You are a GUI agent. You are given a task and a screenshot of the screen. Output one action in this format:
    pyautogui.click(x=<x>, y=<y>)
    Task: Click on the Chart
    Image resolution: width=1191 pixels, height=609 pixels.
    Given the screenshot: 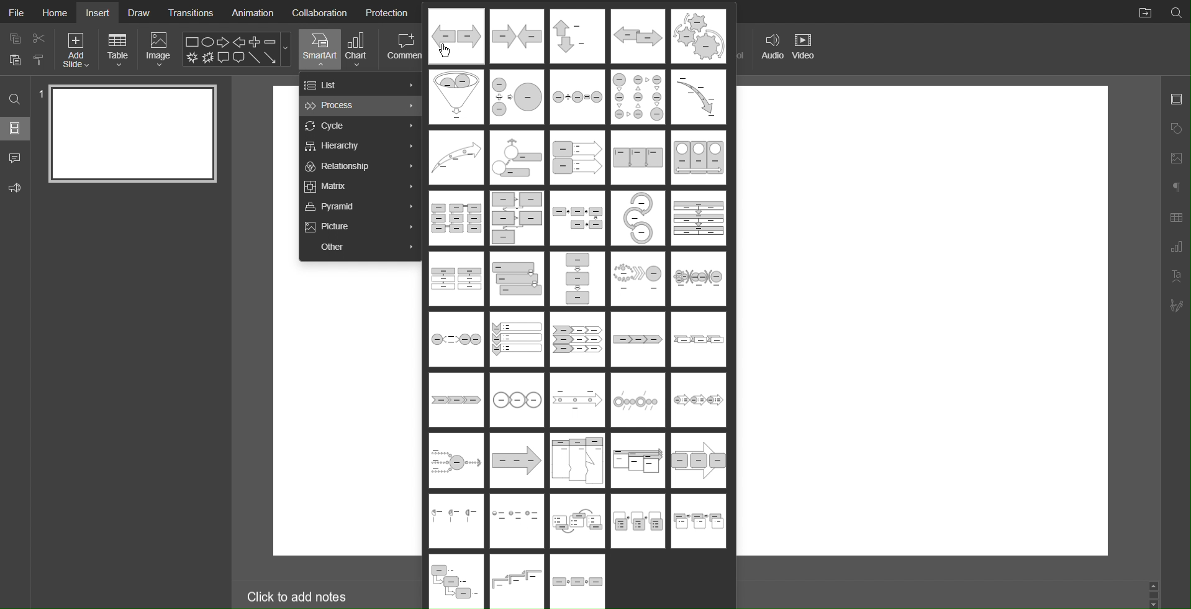 What is the action you would take?
    pyautogui.click(x=359, y=50)
    